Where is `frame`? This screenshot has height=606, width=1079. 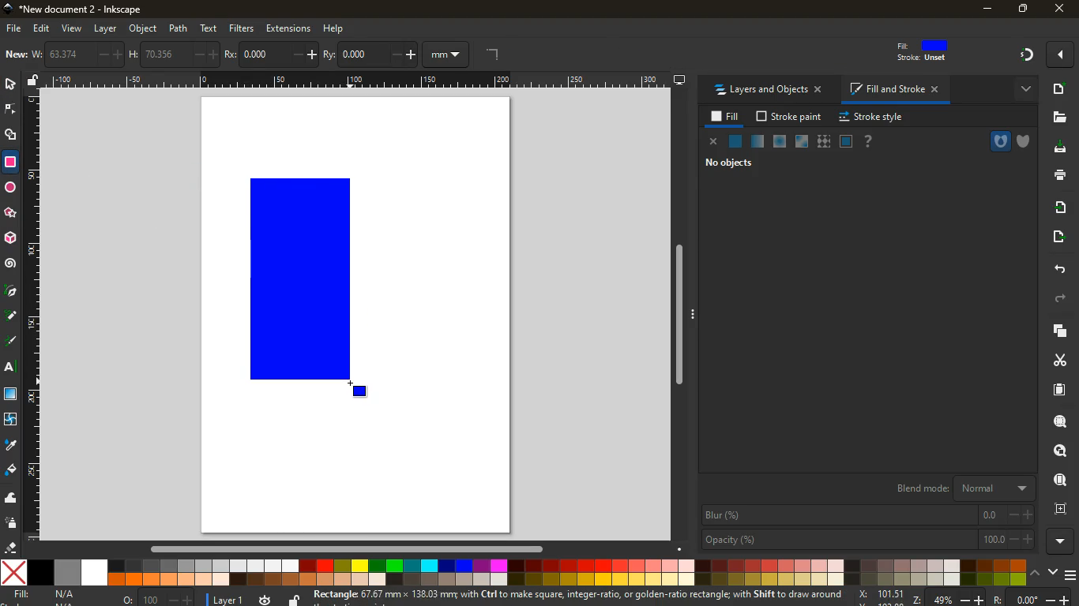 frame is located at coordinates (1062, 510).